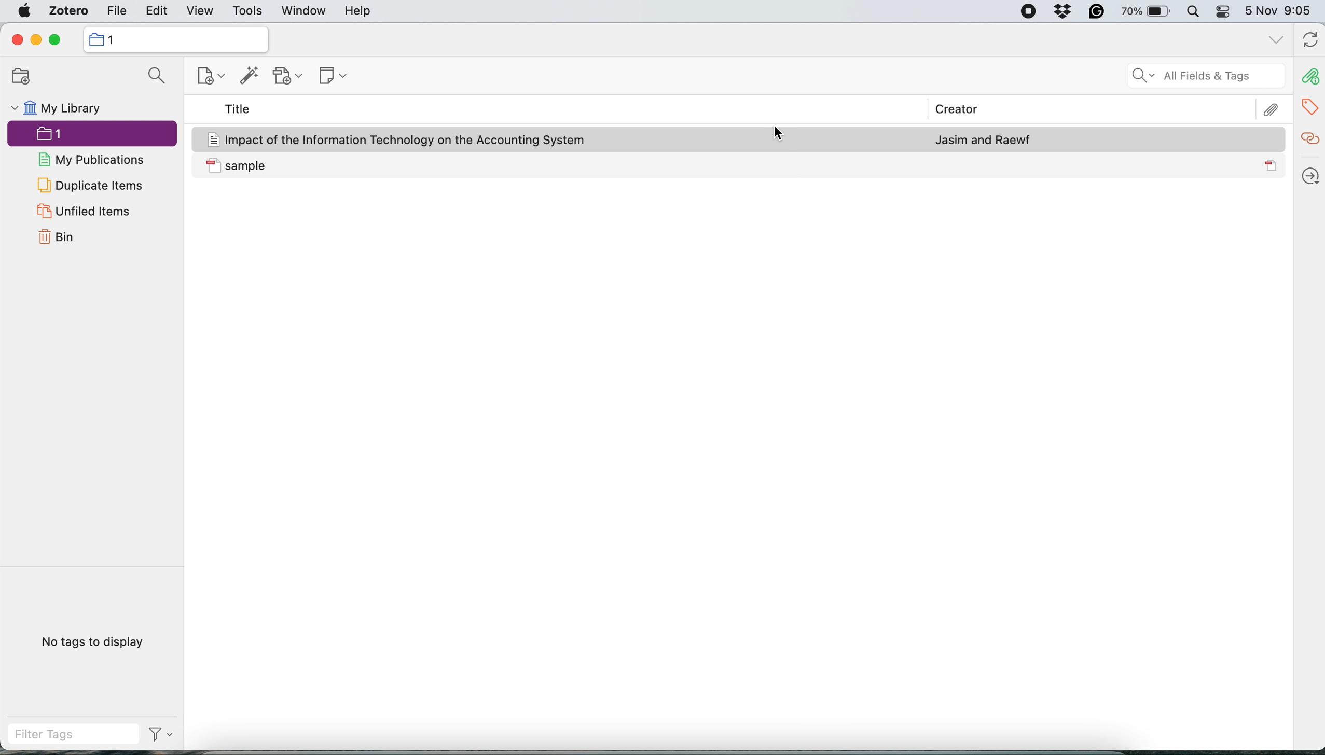  Describe the element at coordinates (739, 166) in the screenshot. I see `sample` at that location.